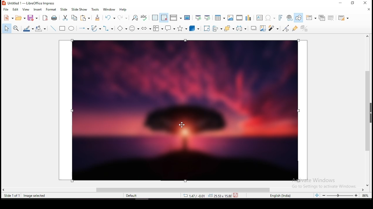  I want to click on redo, so click(123, 17).